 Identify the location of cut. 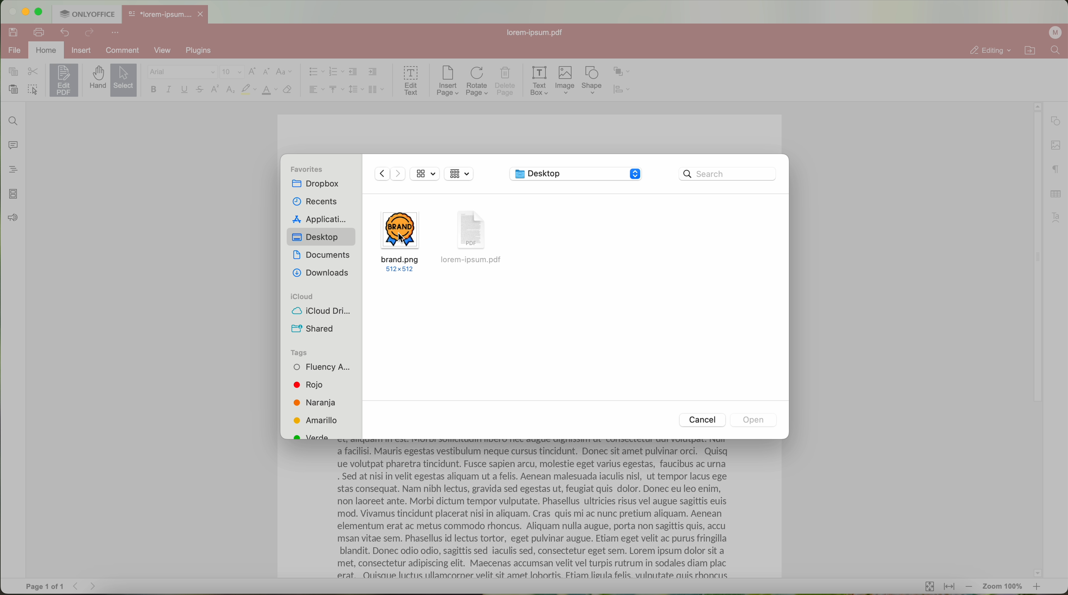
(33, 72).